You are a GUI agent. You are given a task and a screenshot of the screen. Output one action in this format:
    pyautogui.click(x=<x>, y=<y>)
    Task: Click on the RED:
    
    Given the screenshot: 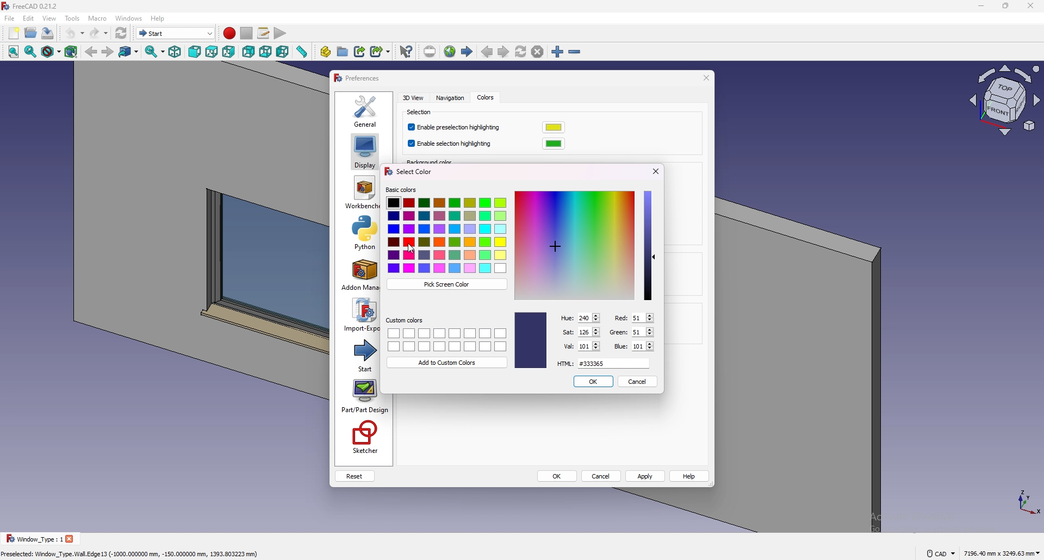 What is the action you would take?
    pyautogui.click(x=619, y=318)
    